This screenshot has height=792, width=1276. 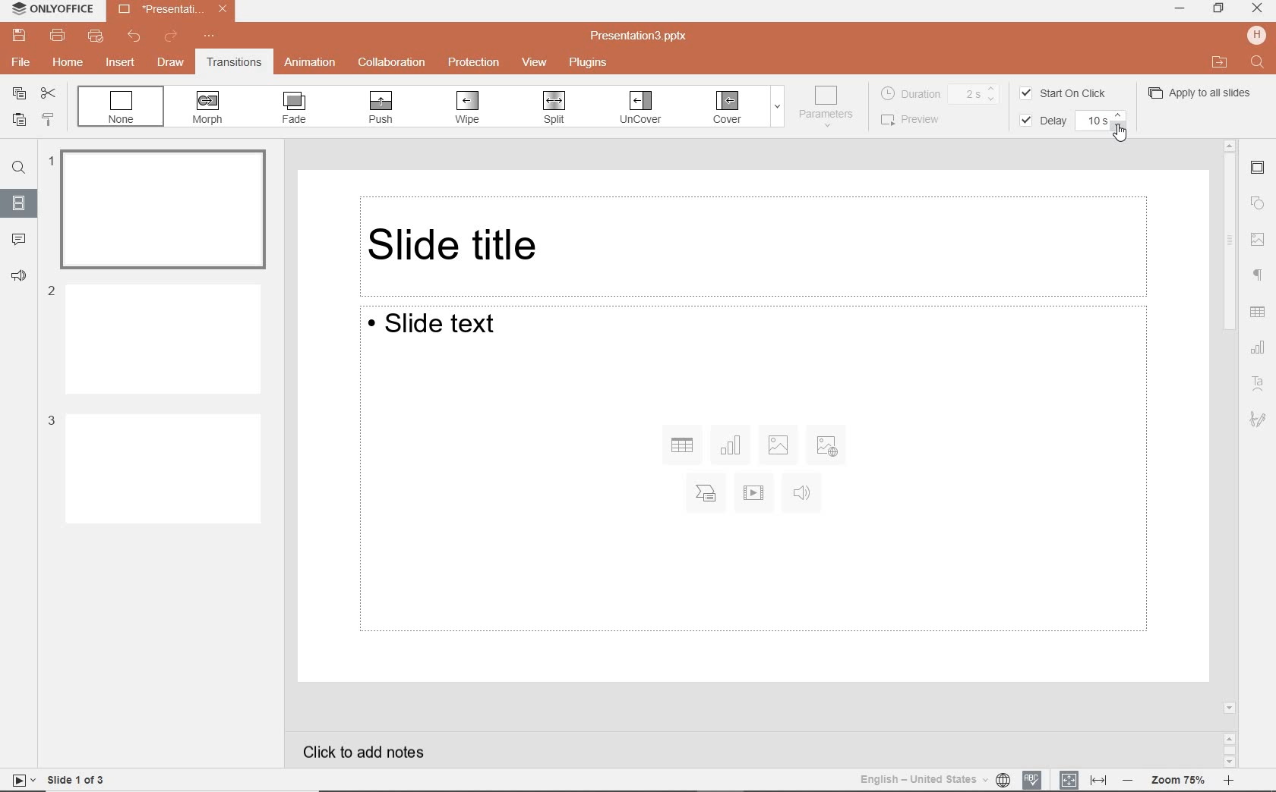 What do you see at coordinates (154, 337) in the screenshot?
I see `Slide 2` at bounding box center [154, 337].